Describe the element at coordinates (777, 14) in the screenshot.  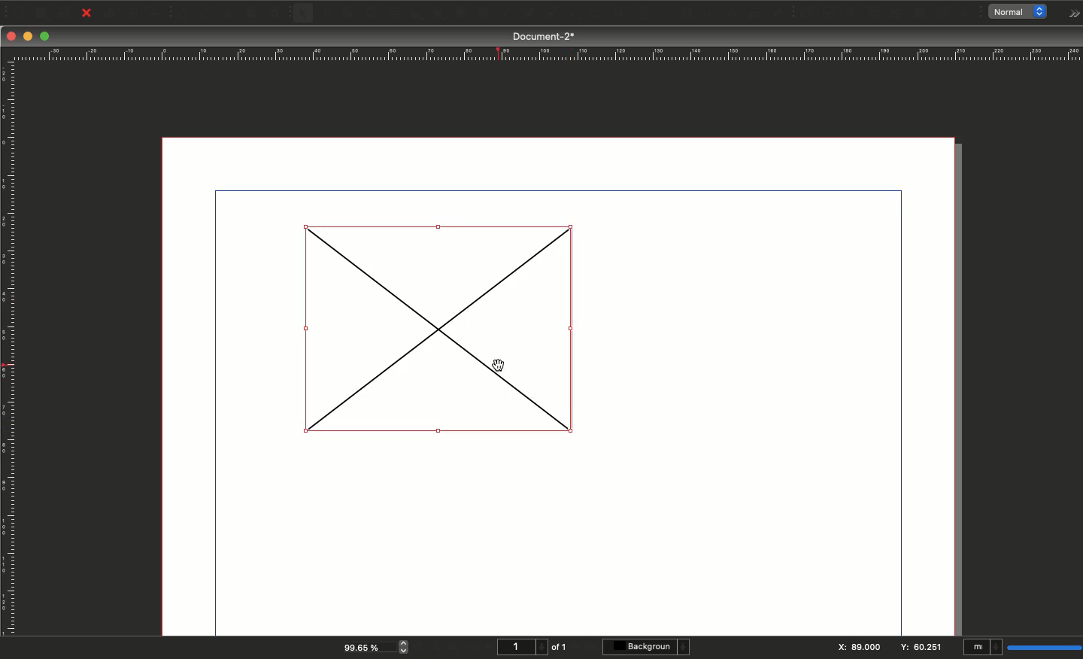
I see `Eye dropper` at that location.